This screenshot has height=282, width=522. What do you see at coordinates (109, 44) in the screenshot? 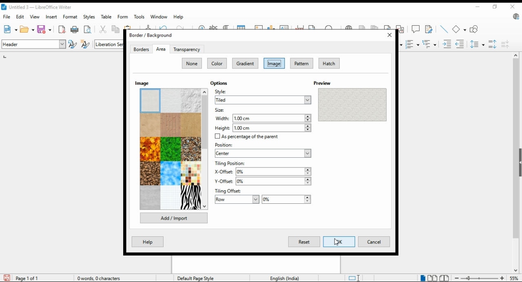
I see `font` at bounding box center [109, 44].